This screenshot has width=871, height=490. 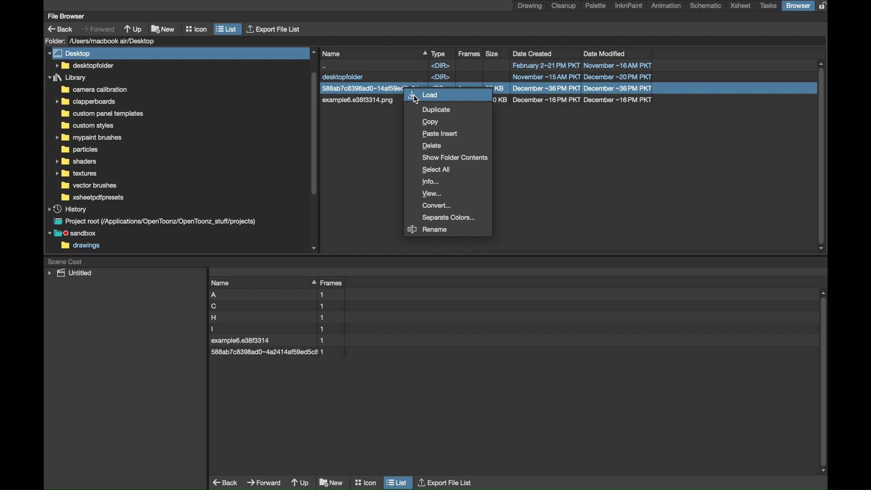 I want to click on delete, so click(x=432, y=146).